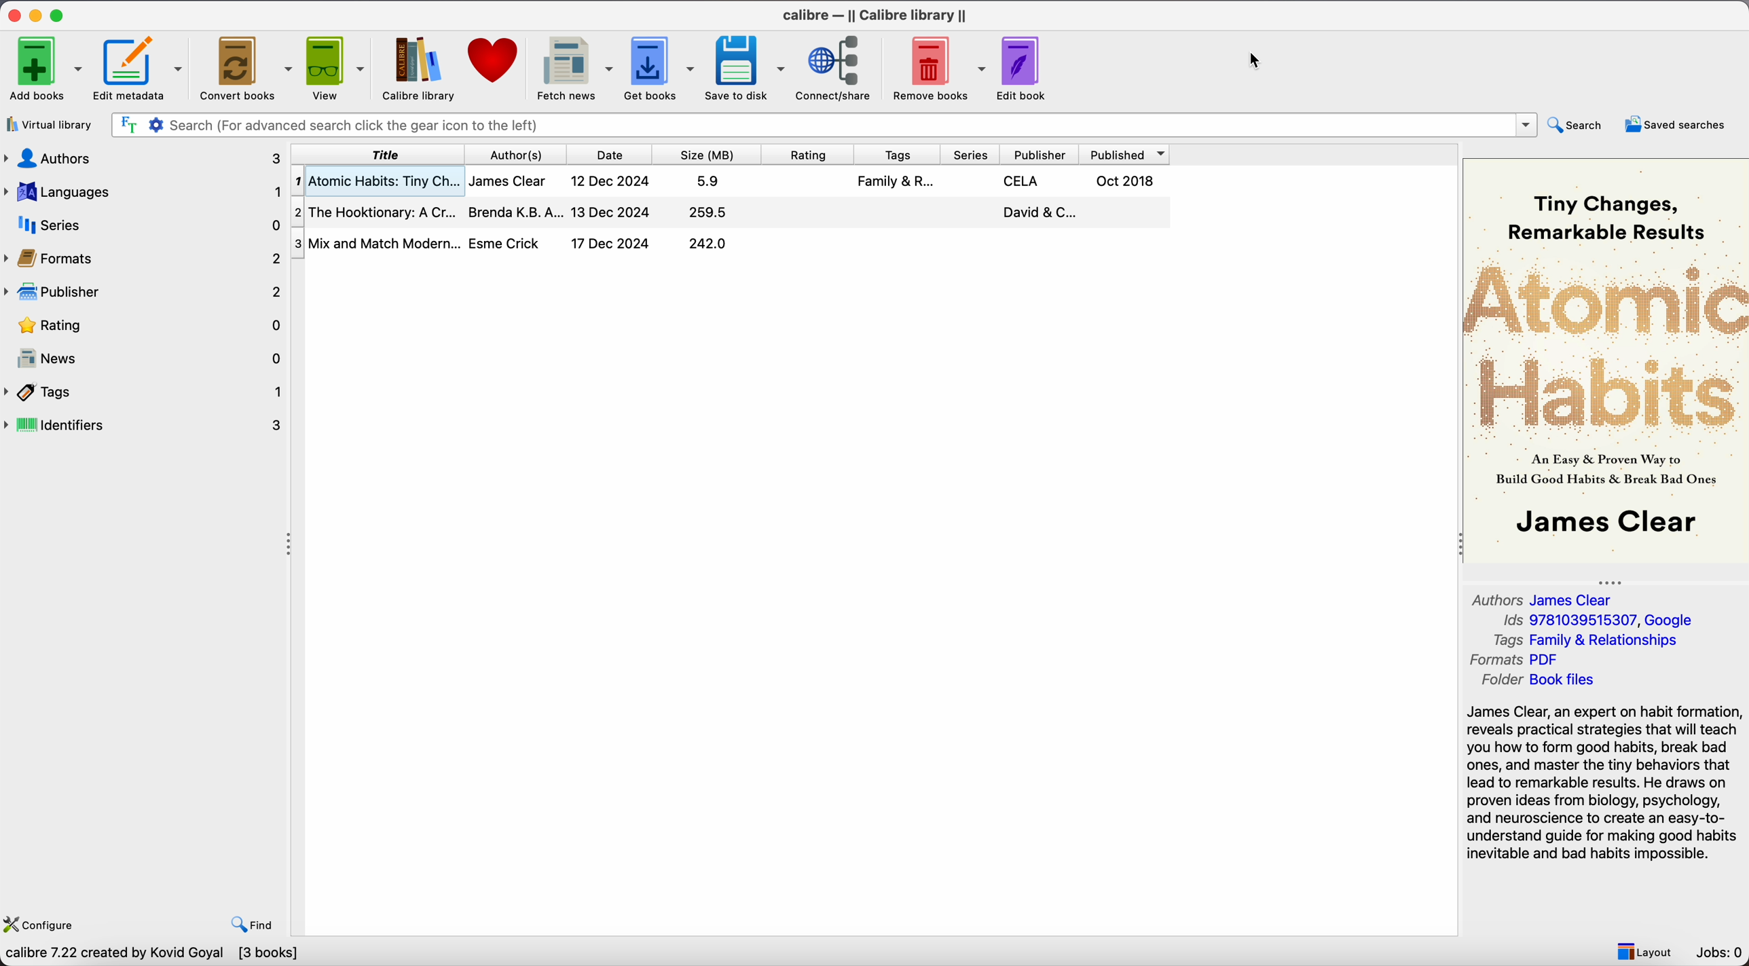 Image resolution: width=1749 pixels, height=966 pixels. Describe the element at coordinates (513, 211) in the screenshot. I see `Brenda K.B.A...` at that location.